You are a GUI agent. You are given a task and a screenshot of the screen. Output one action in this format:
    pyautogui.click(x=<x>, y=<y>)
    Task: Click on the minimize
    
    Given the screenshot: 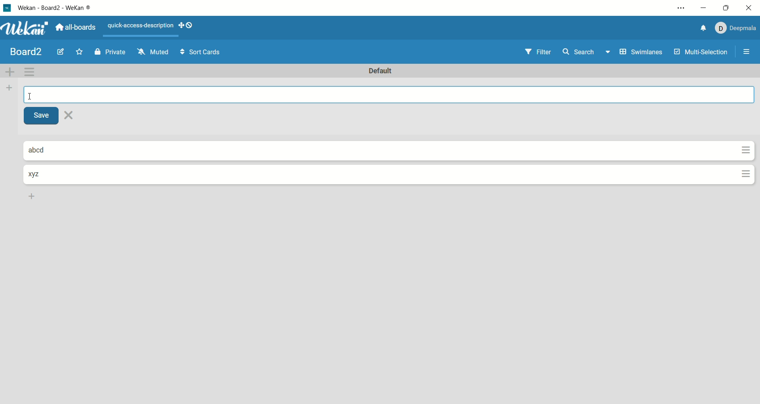 What is the action you would take?
    pyautogui.click(x=704, y=7)
    